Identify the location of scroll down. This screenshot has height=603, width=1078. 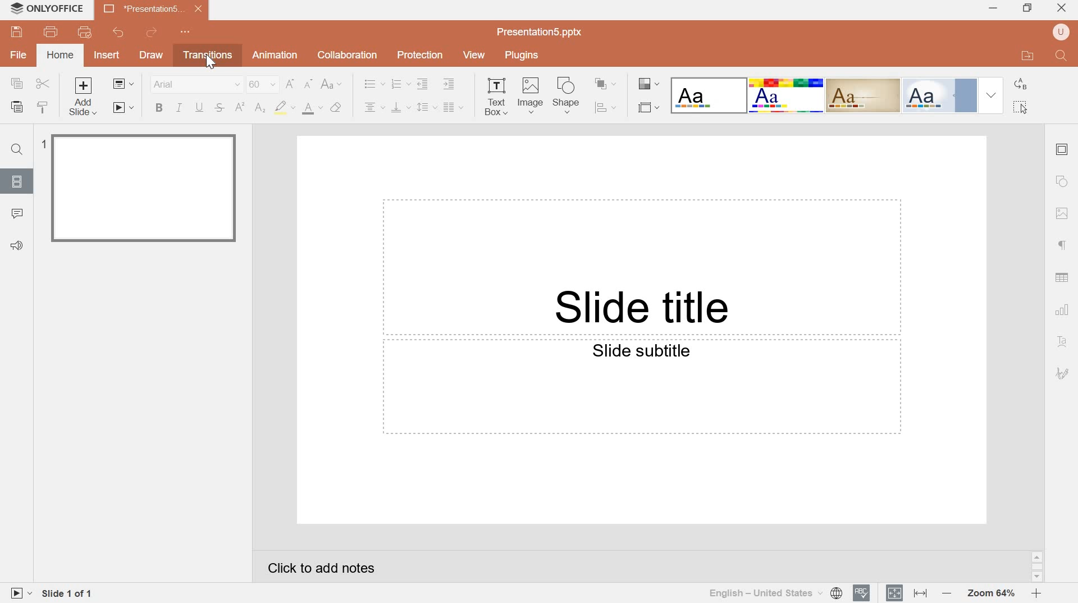
(1037, 578).